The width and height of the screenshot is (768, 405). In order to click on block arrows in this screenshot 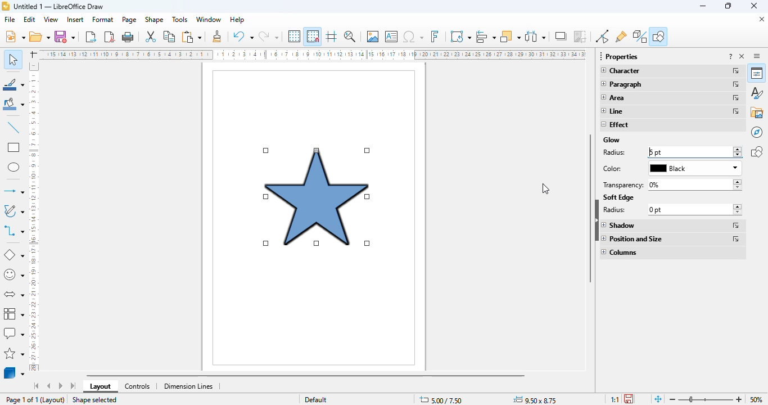, I will do `click(13, 295)`.